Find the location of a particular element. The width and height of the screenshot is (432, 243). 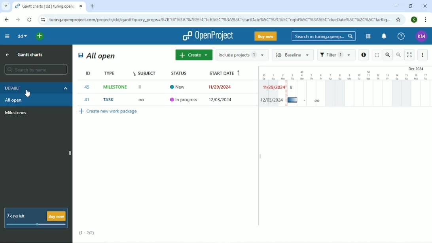

Close is located at coordinates (425, 6).